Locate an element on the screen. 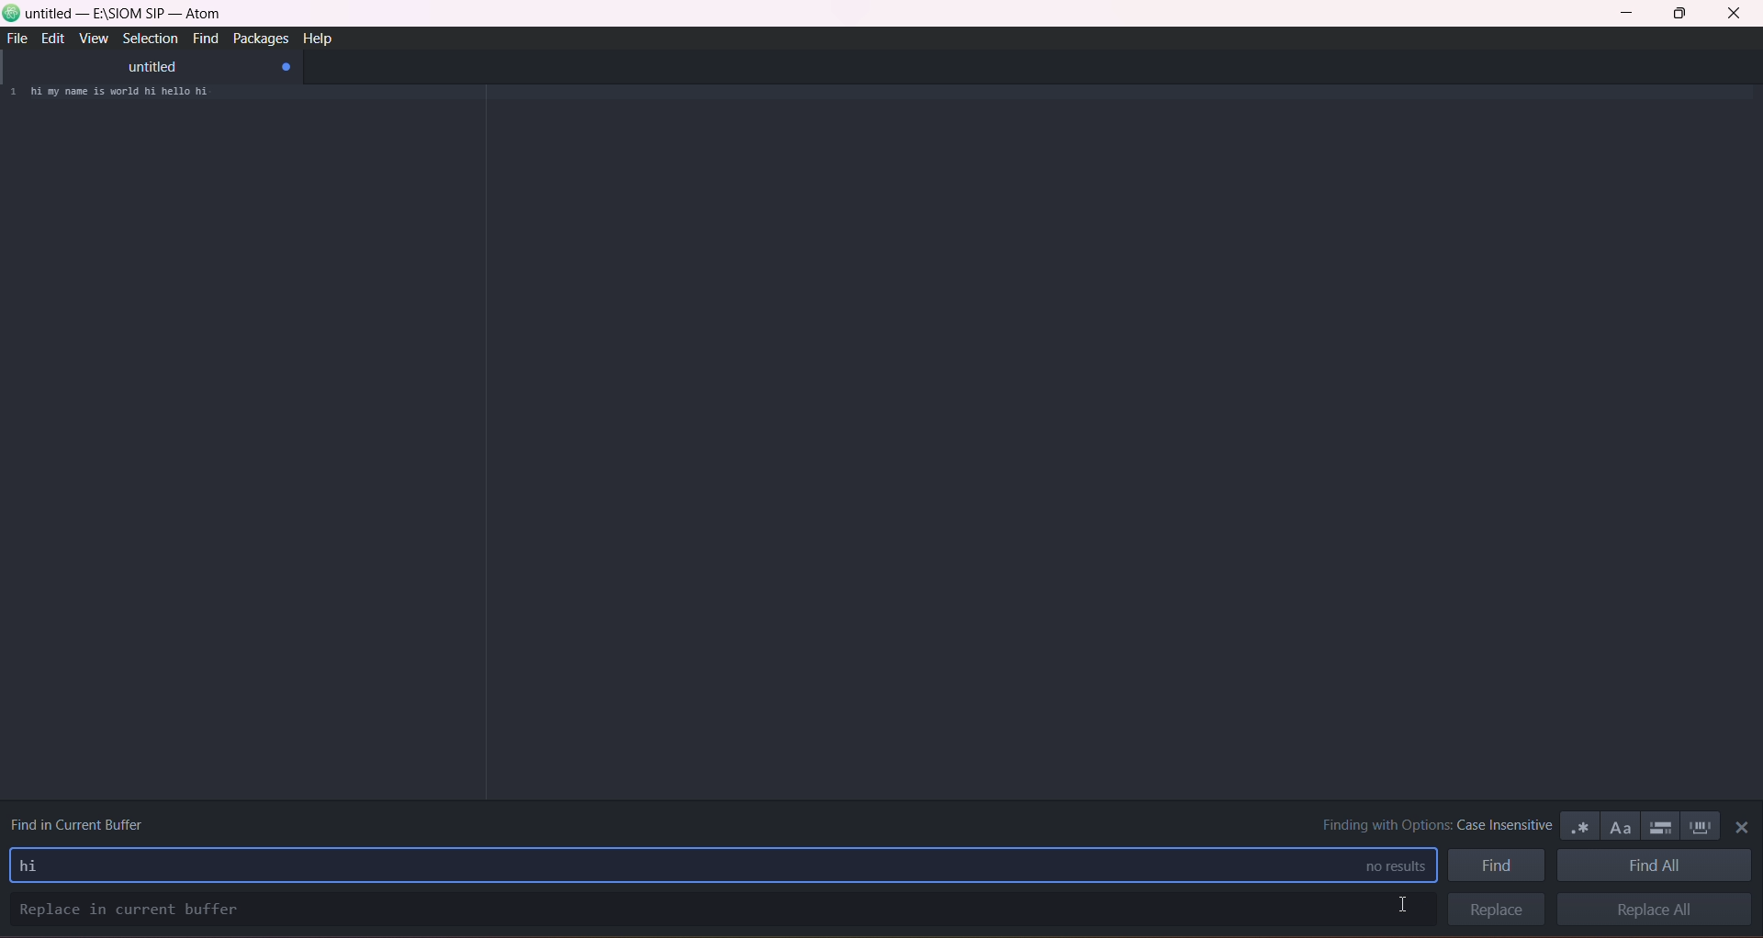  find in current buffer is located at coordinates (84, 821).